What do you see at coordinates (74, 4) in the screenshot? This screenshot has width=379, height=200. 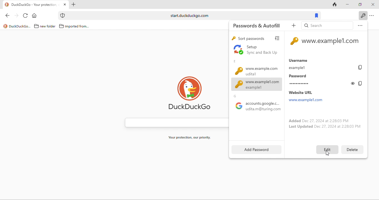 I see `add new tab` at bounding box center [74, 4].